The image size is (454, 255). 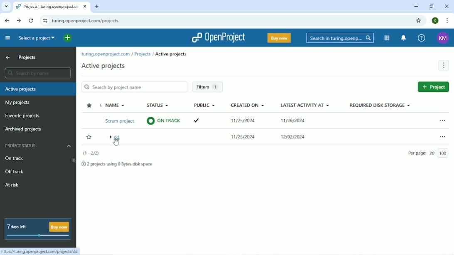 I want to click on Minimize, so click(x=416, y=7).